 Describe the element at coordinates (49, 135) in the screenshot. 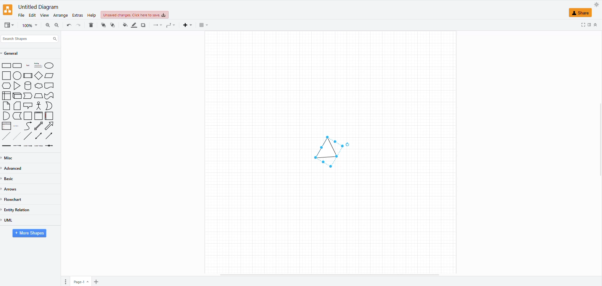

I see `Arrow` at that location.